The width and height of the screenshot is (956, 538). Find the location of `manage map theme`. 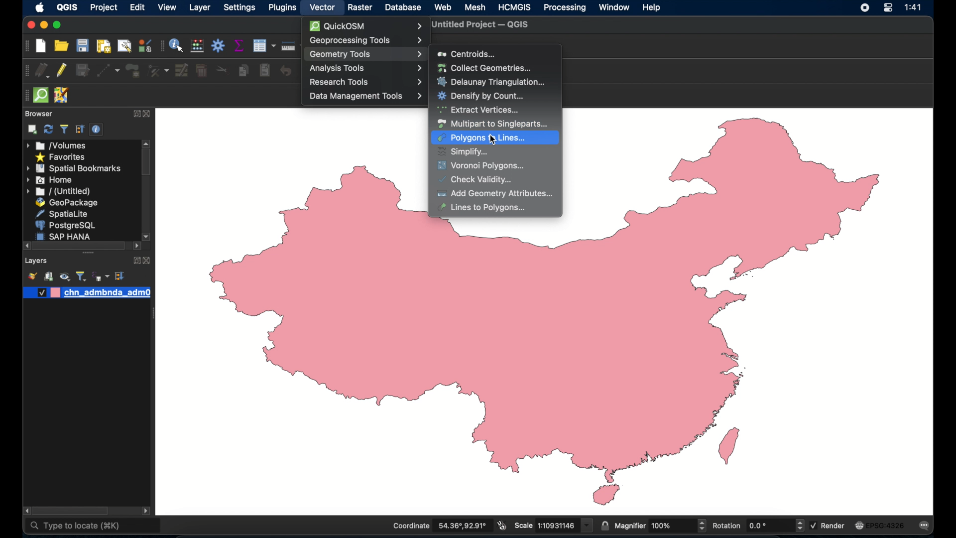

manage map theme is located at coordinates (65, 276).